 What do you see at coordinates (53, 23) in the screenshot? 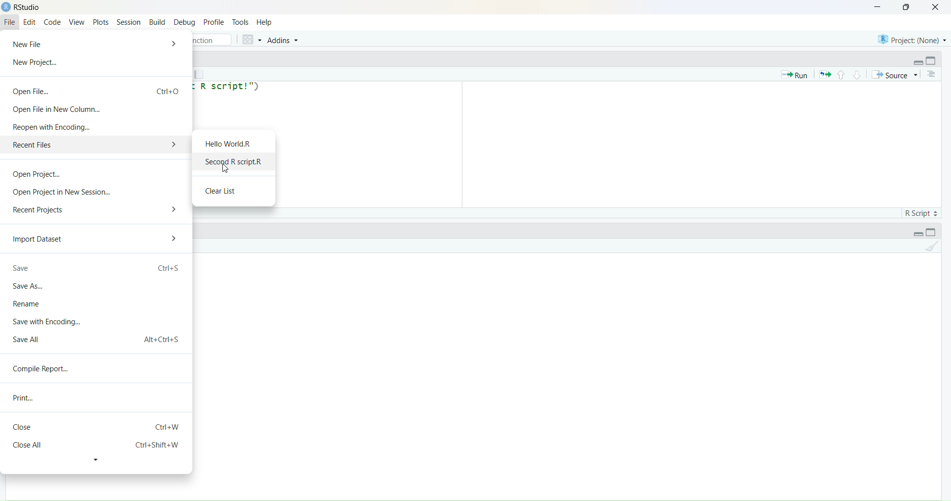
I see `Code` at bounding box center [53, 23].